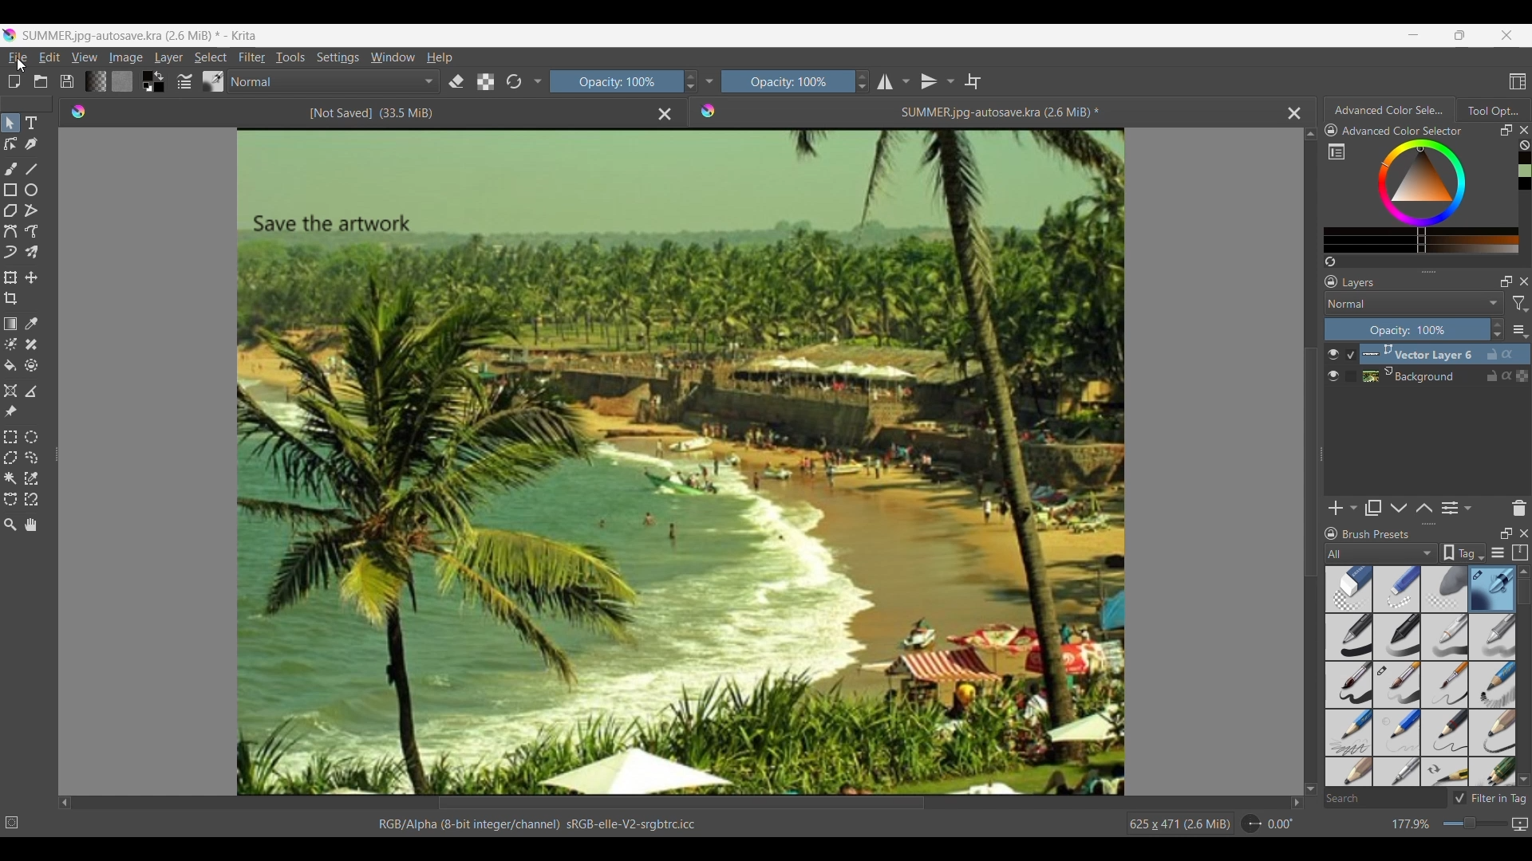 The height and width of the screenshot is (861, 1532). What do you see at coordinates (1376, 534) in the screenshot?
I see `Title of panel` at bounding box center [1376, 534].